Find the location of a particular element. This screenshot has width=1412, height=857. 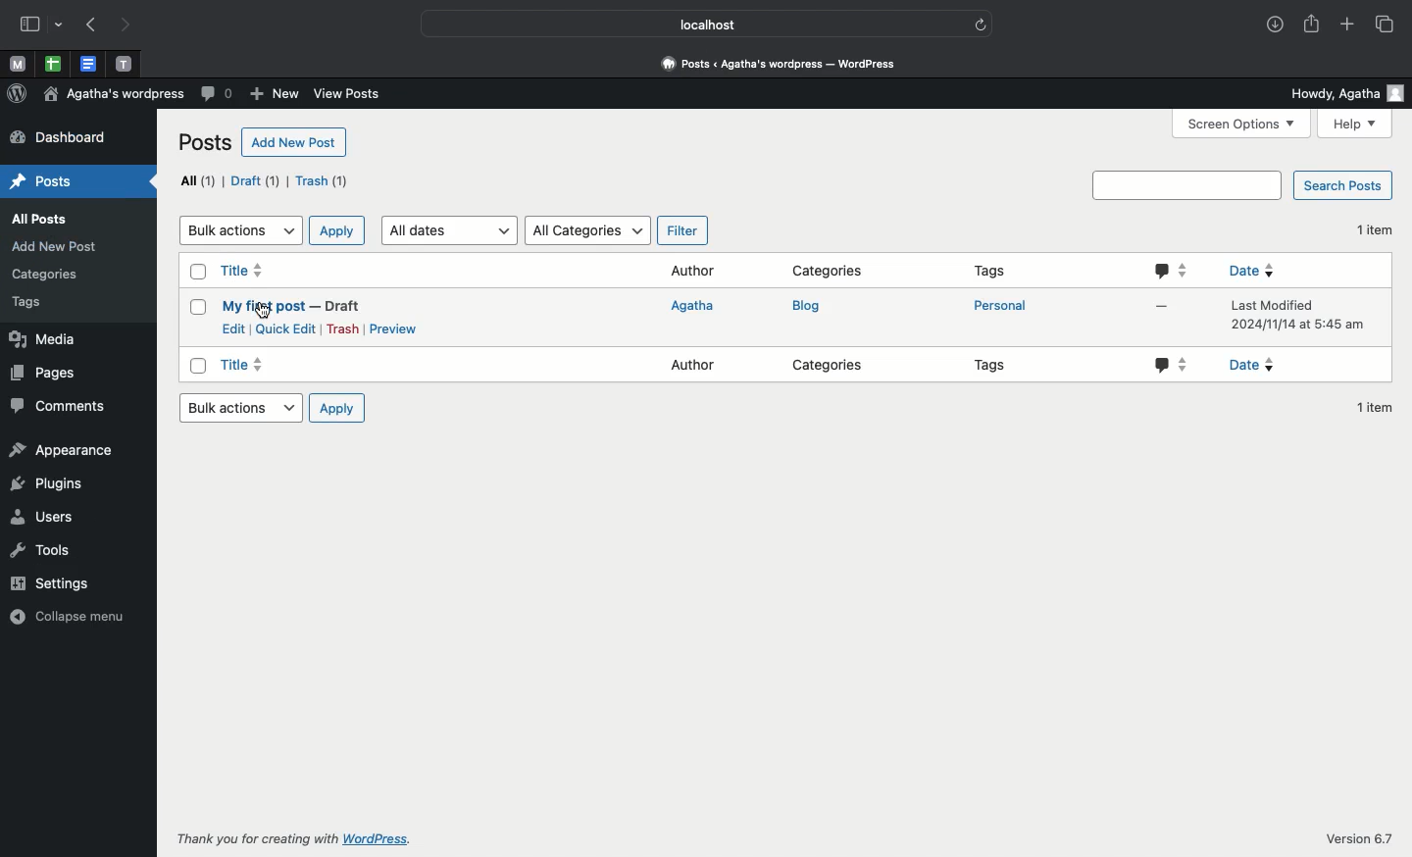

Plugins is located at coordinates (51, 484).